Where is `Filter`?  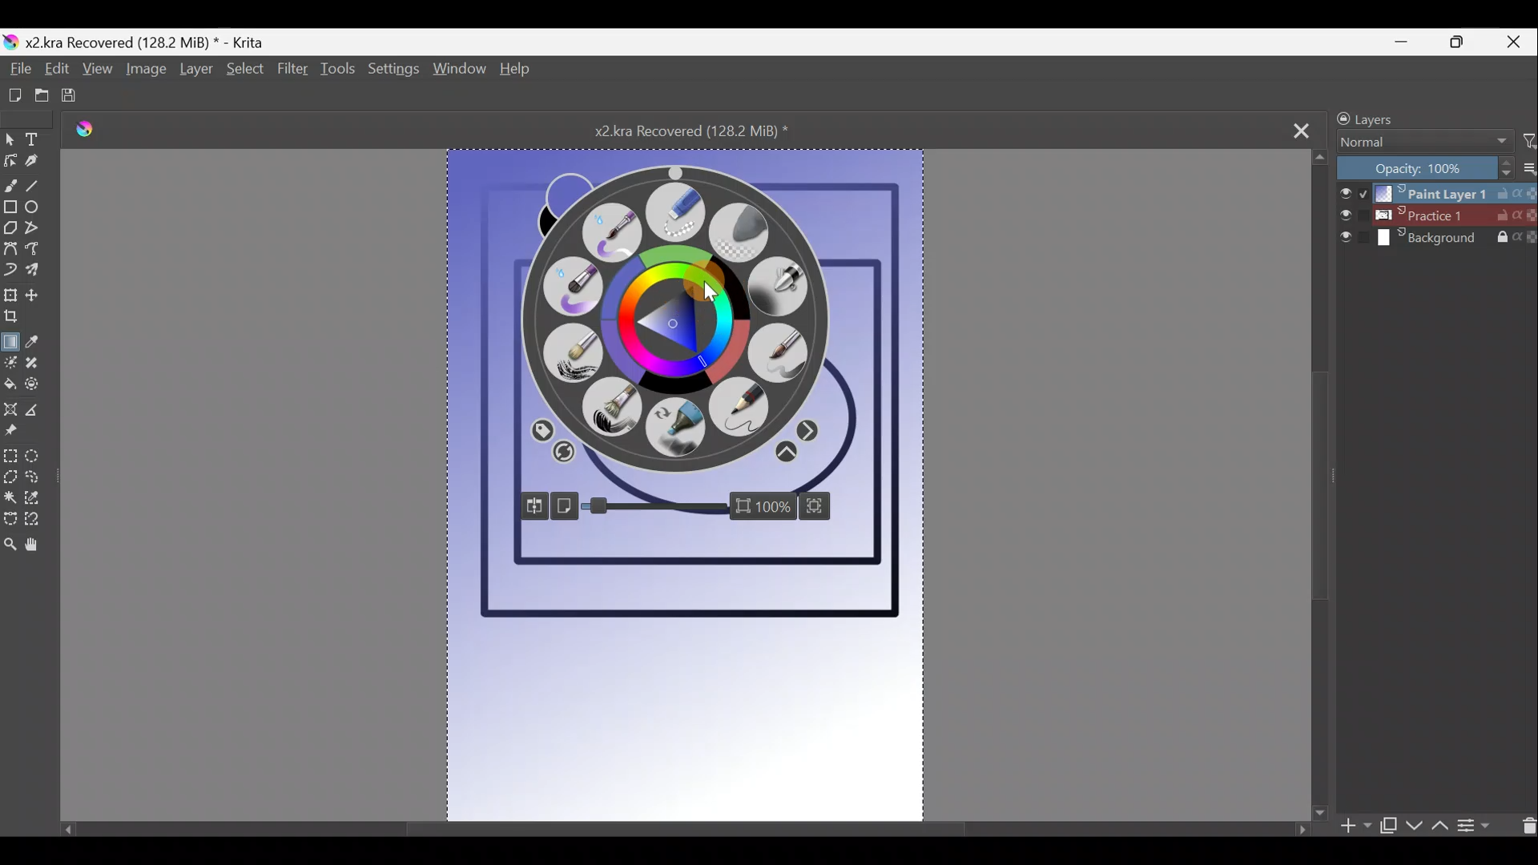 Filter is located at coordinates (1528, 142).